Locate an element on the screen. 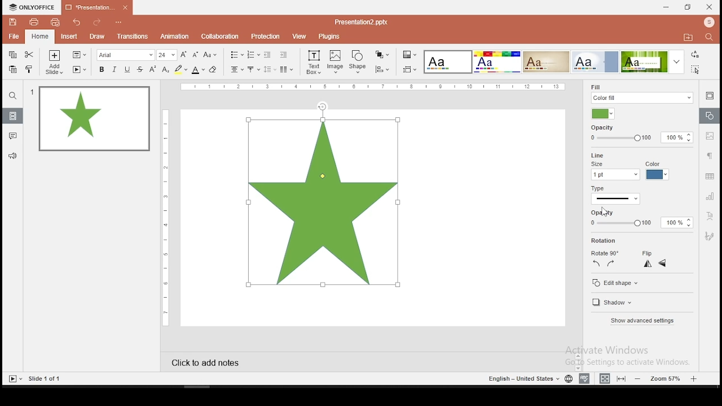 This screenshot has height=406, width=722. paste is located at coordinates (12, 69).